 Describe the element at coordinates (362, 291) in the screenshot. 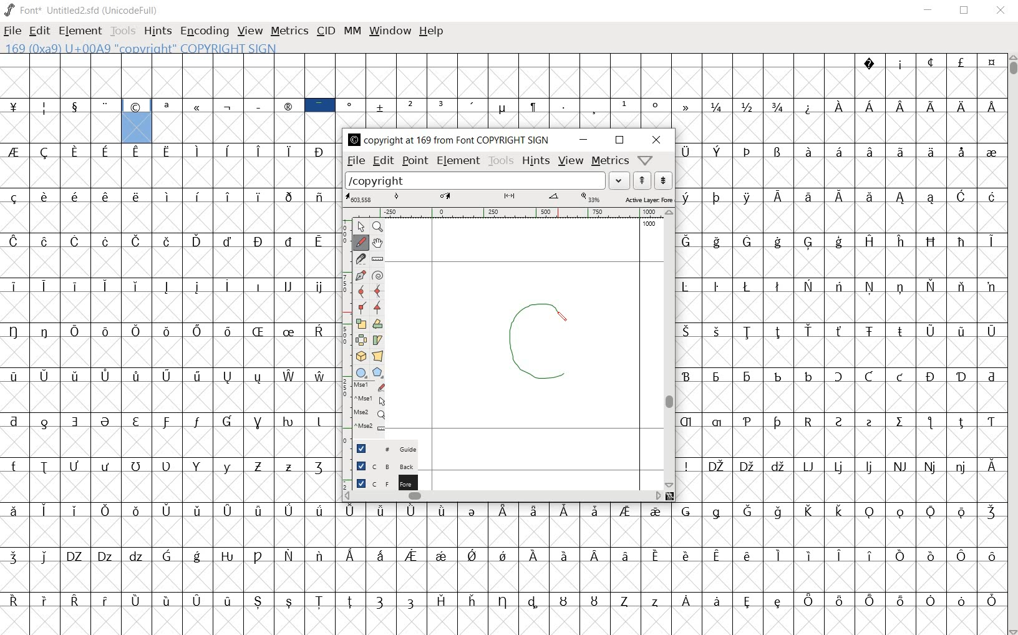

I see `add a curve point` at that location.